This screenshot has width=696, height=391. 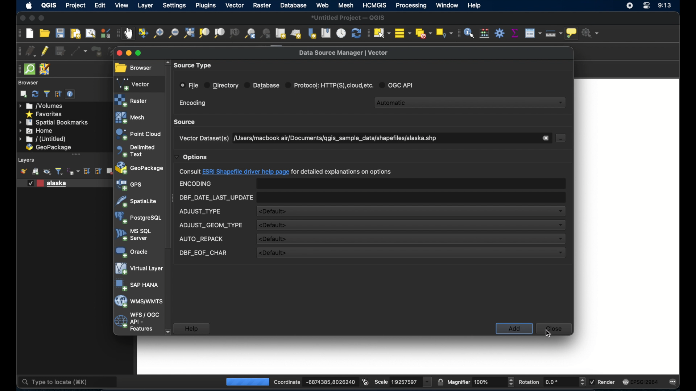 What do you see at coordinates (646, 7) in the screenshot?
I see `control center` at bounding box center [646, 7].